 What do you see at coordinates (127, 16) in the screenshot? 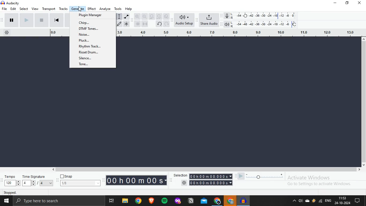
I see `Italic` at bounding box center [127, 16].